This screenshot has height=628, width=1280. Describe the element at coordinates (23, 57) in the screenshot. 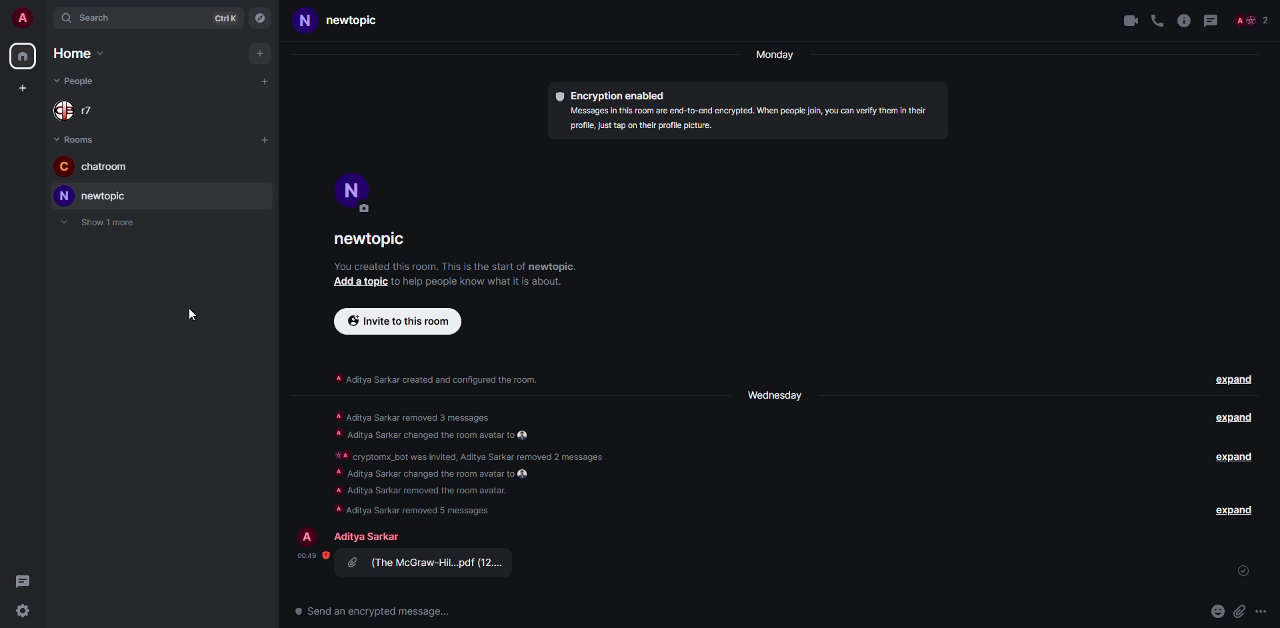

I see `home` at that location.